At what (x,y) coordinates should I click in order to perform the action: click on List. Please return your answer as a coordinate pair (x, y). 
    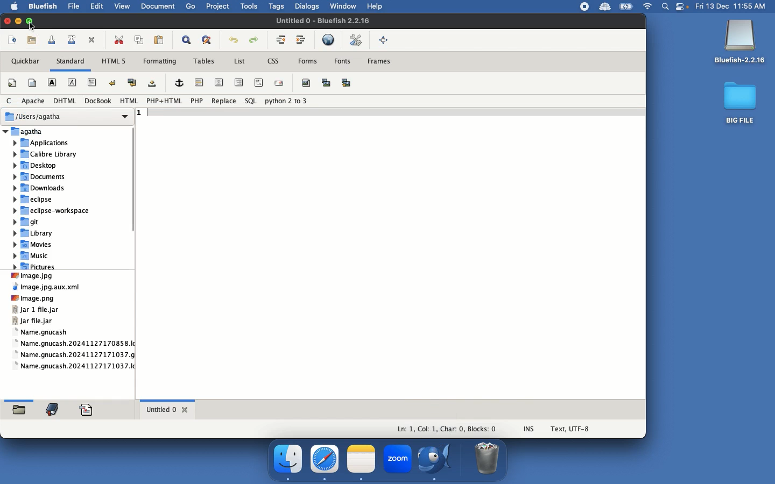
    Looking at the image, I should click on (238, 61).